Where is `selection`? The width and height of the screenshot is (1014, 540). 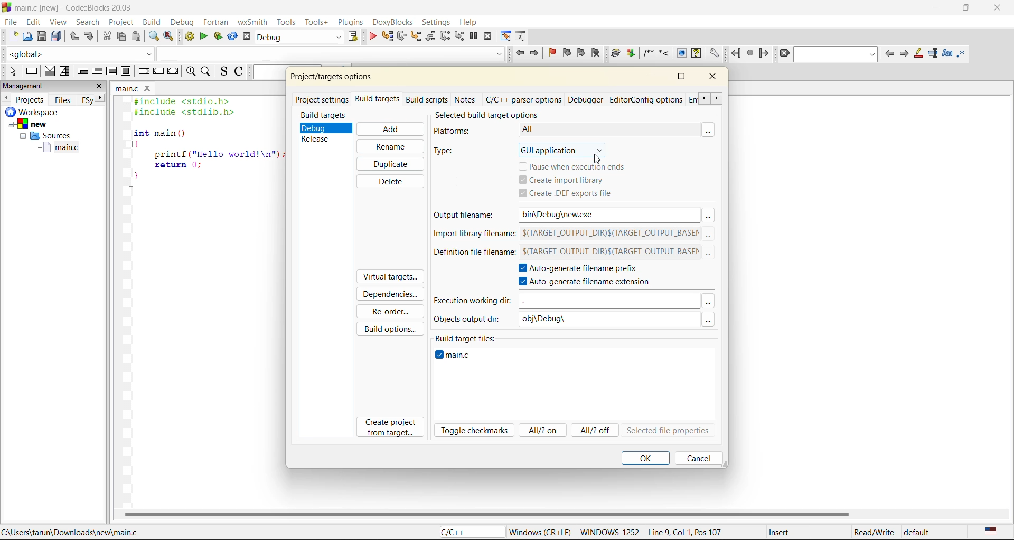
selection is located at coordinates (66, 71).